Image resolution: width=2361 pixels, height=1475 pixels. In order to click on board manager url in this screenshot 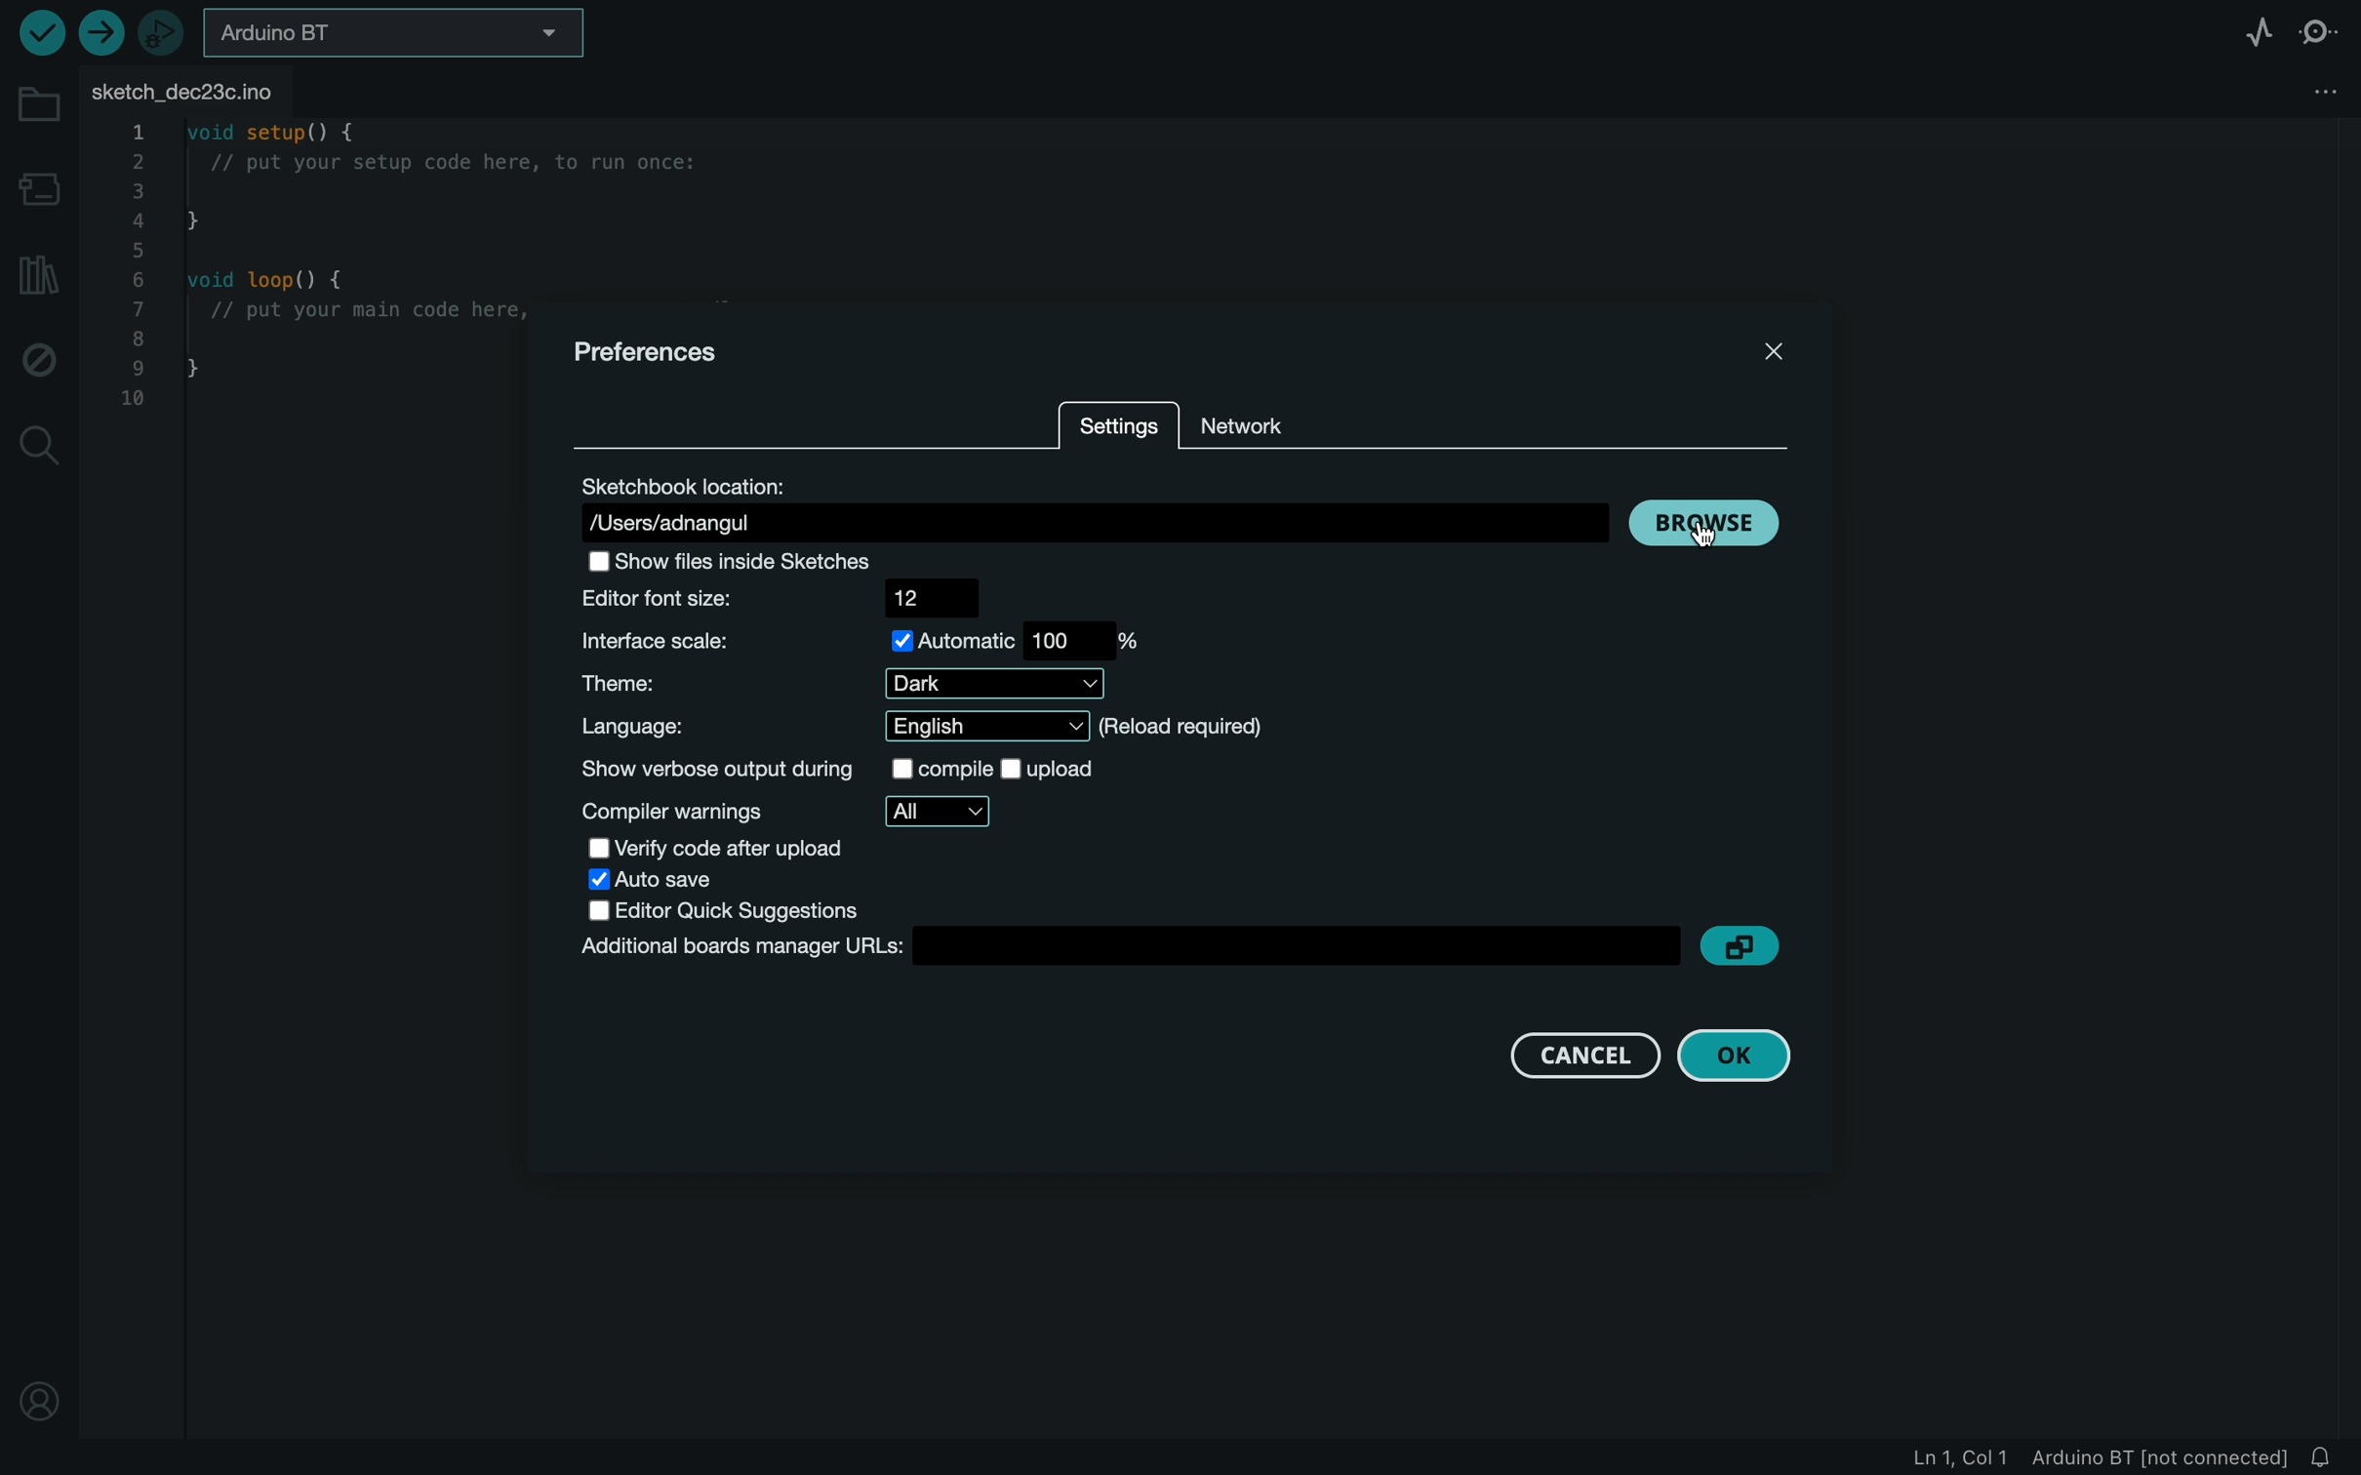, I will do `click(1184, 948)`.